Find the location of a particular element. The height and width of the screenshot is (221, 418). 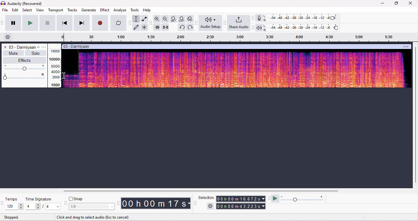

tempo tools is located at coordinates (3, 204).